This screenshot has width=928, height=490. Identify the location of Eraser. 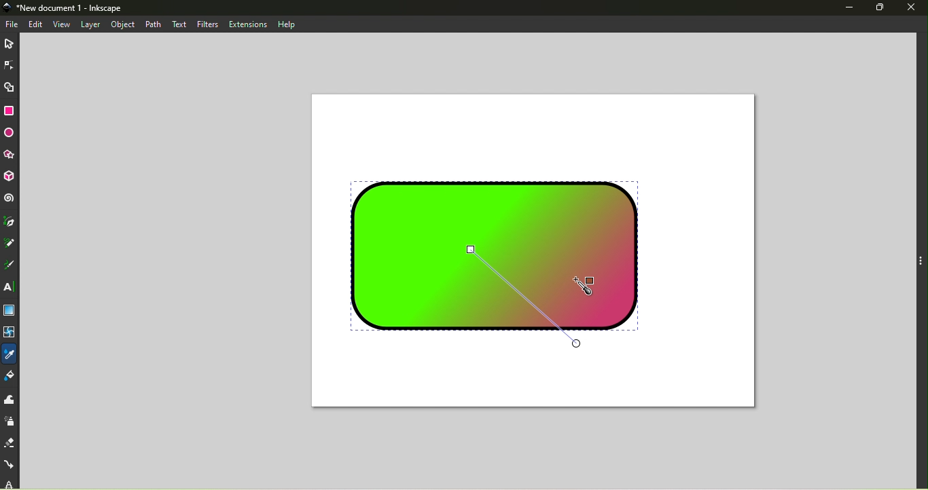
(10, 440).